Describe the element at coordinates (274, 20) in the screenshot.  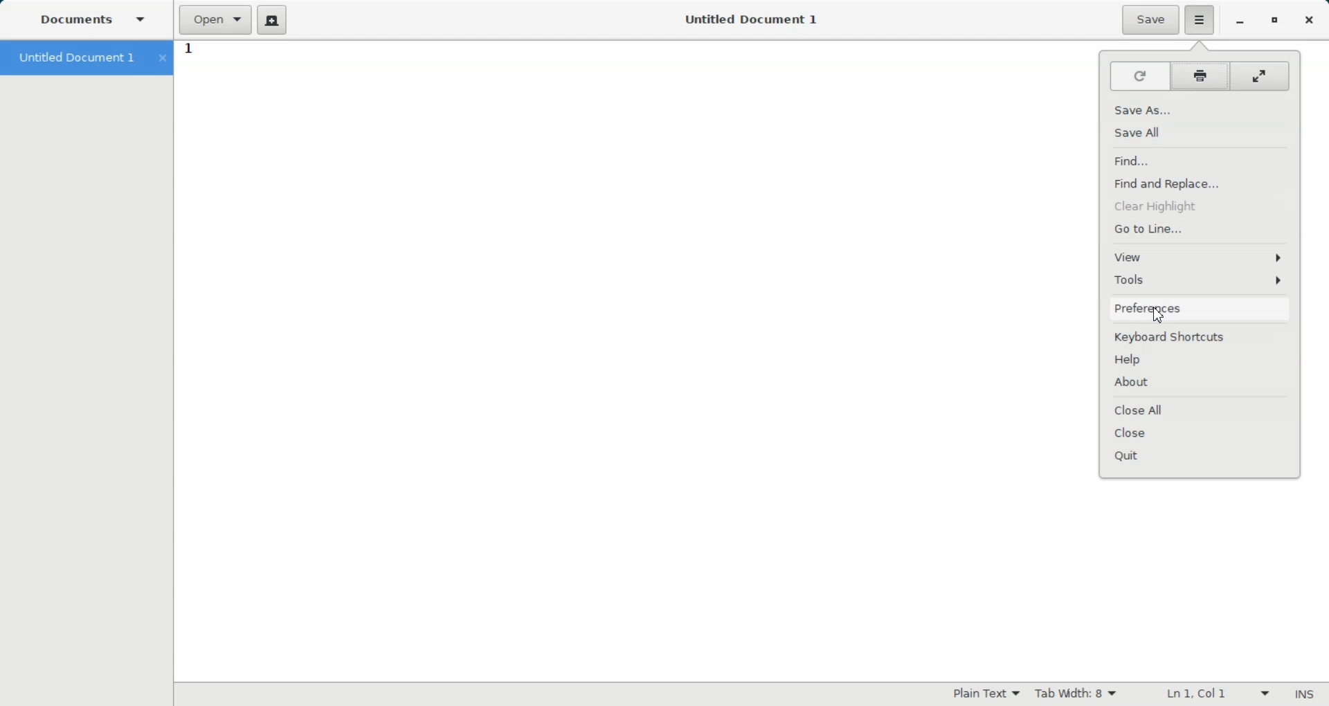
I see `Create a document` at that location.